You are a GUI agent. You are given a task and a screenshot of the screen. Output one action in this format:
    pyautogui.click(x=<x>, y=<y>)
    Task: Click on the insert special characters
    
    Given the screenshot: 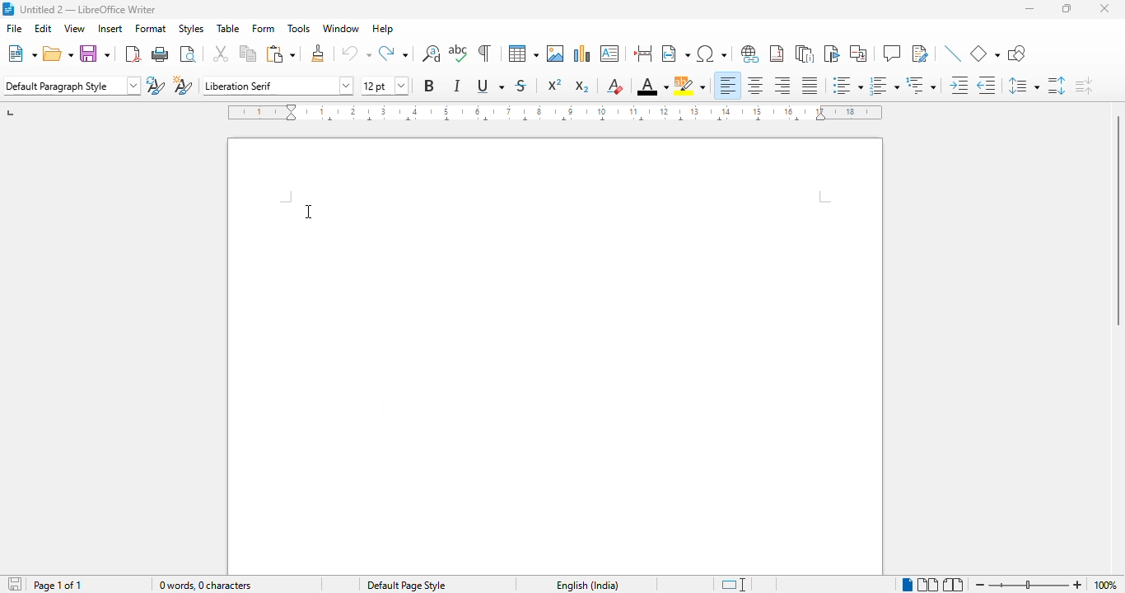 What is the action you would take?
    pyautogui.click(x=711, y=54)
    